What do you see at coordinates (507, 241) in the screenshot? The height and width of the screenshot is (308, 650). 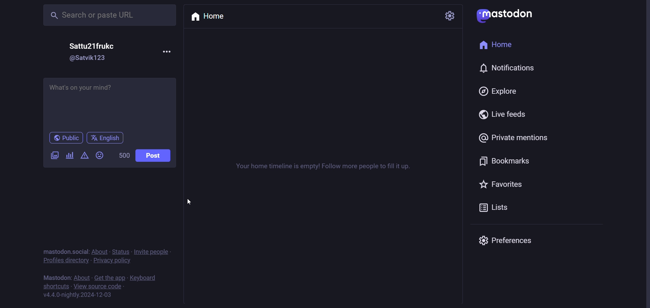 I see `preferences` at bounding box center [507, 241].